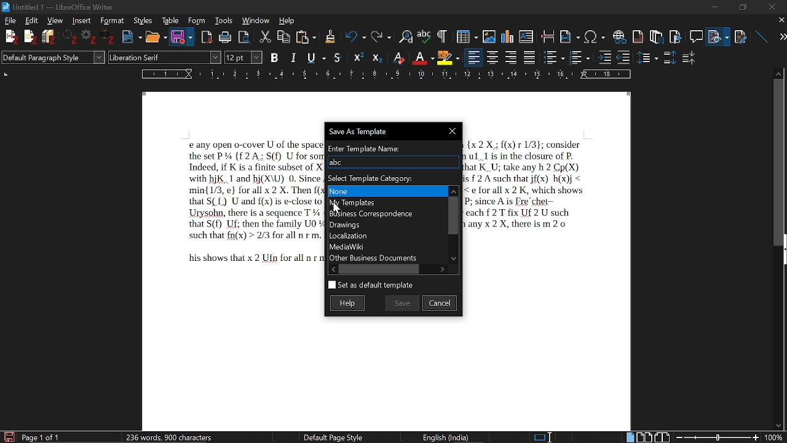 This screenshot has width=787, height=443. What do you see at coordinates (669, 57) in the screenshot?
I see `increase paragraph space` at bounding box center [669, 57].